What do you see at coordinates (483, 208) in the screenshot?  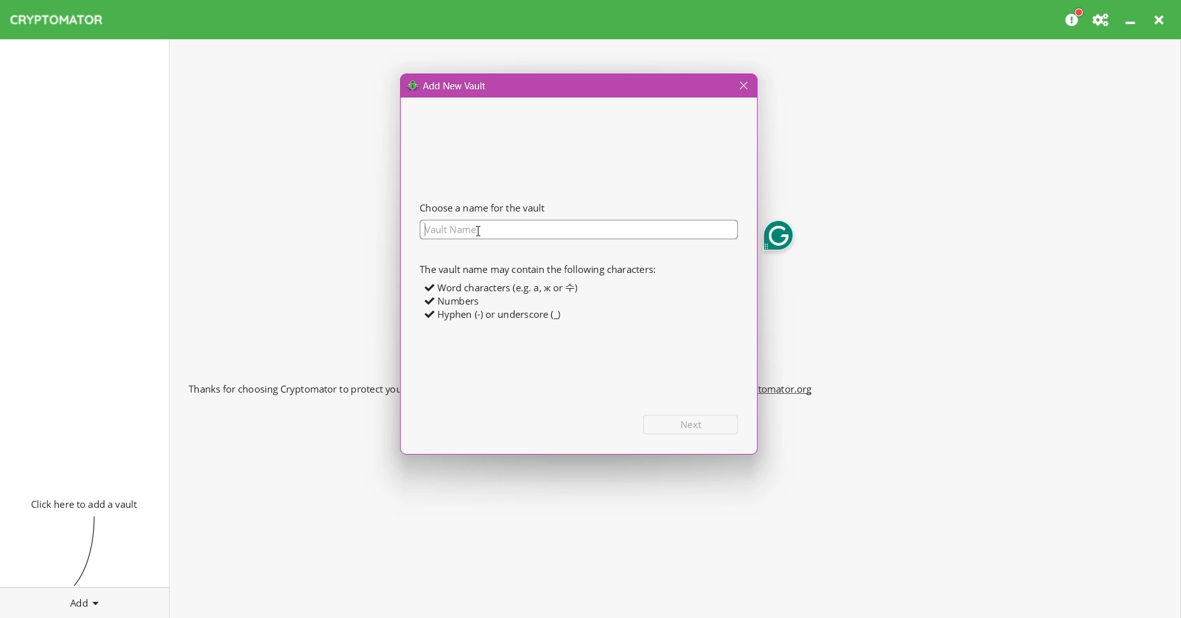 I see `Choose a name for the vault` at bounding box center [483, 208].